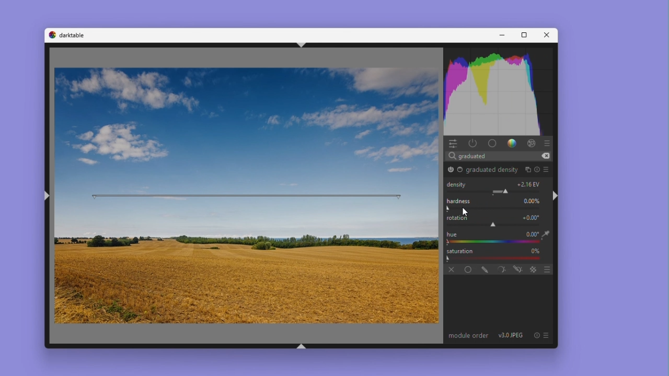  I want to click on drawn and parametric mask, so click(516, 269).